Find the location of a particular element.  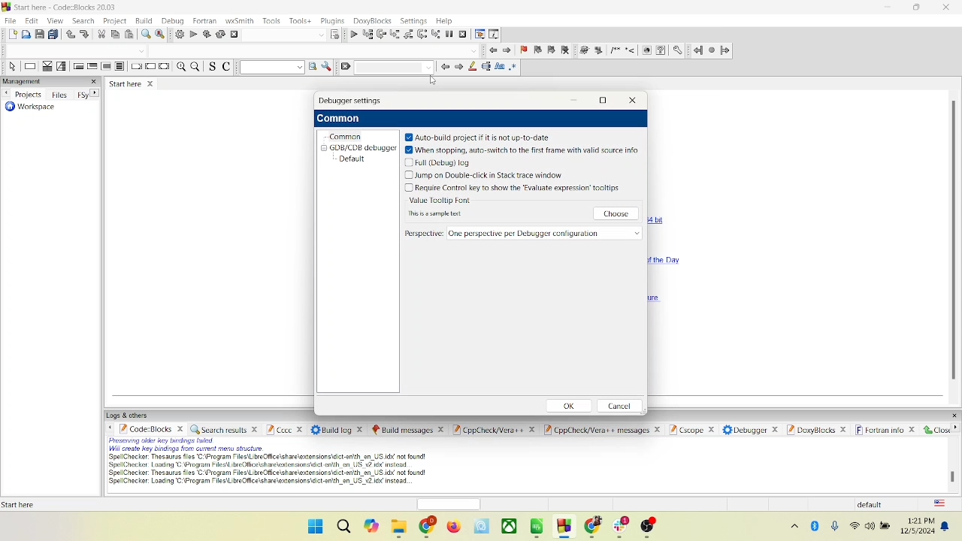

prev bookmark is located at coordinates (537, 50).